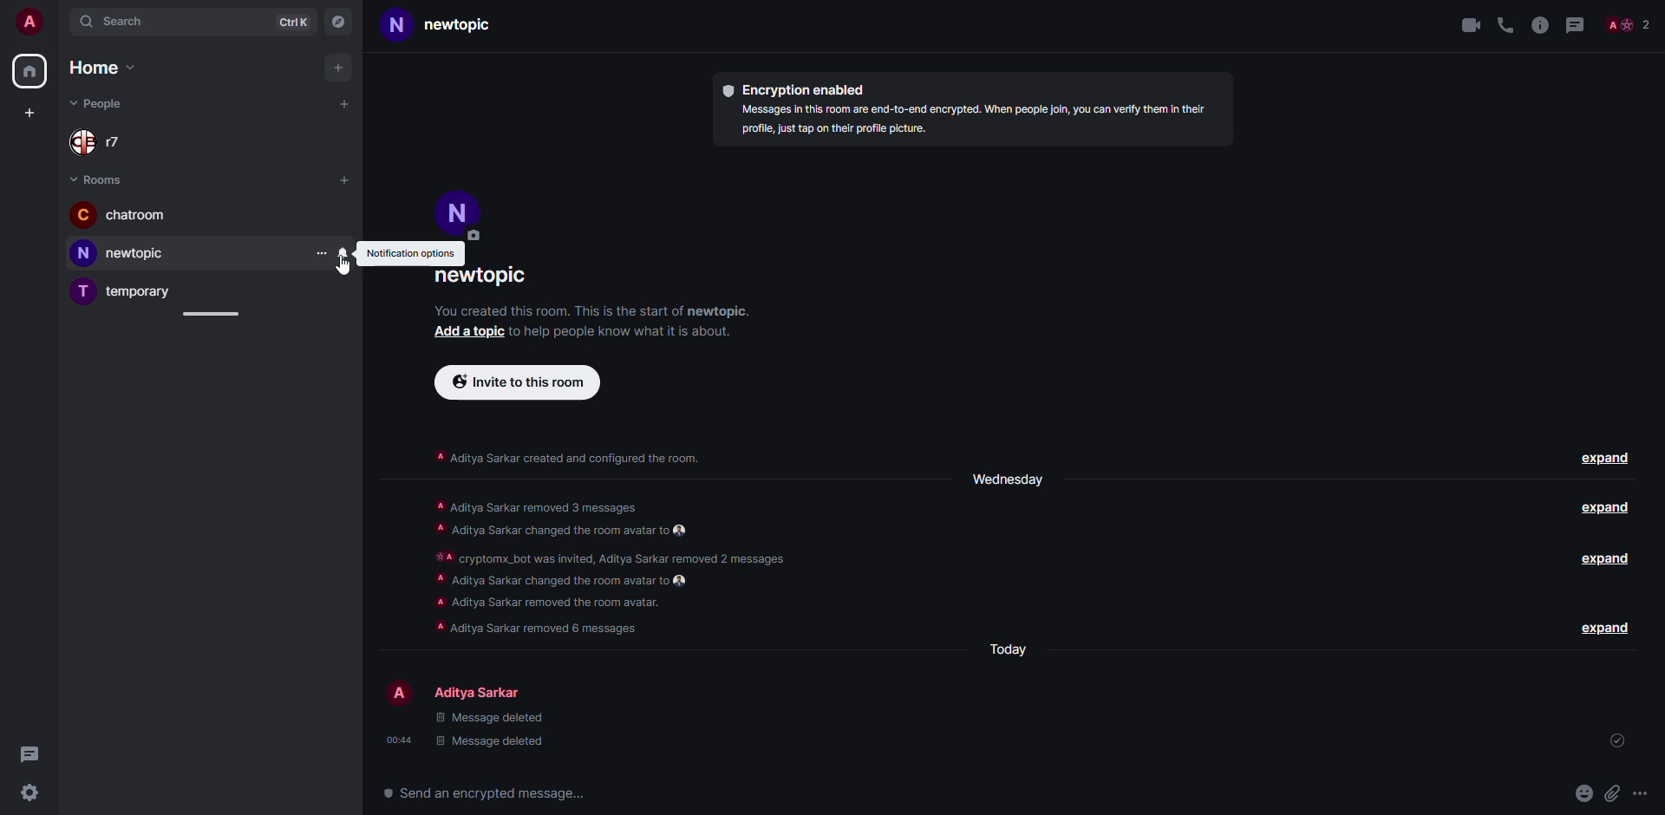  I want to click on add, so click(345, 179).